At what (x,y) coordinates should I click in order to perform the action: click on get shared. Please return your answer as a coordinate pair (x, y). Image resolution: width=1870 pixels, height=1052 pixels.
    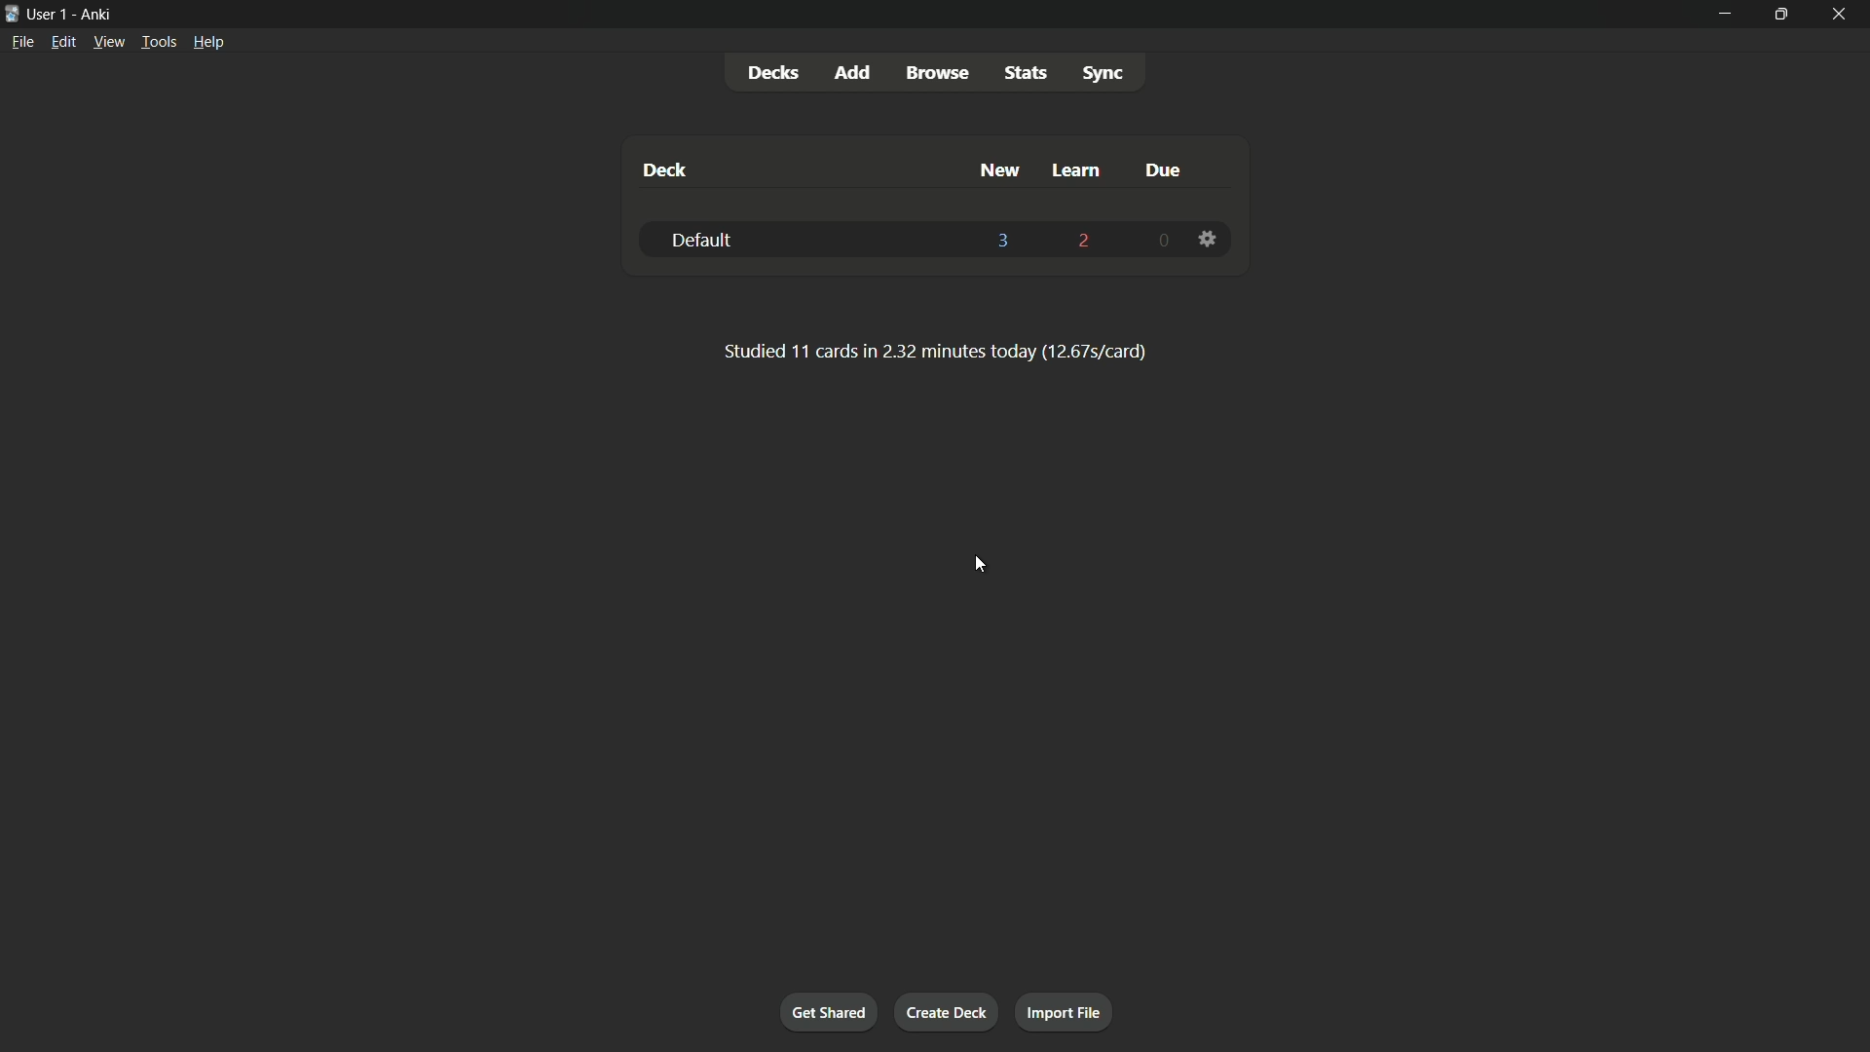
    Looking at the image, I should click on (829, 1010).